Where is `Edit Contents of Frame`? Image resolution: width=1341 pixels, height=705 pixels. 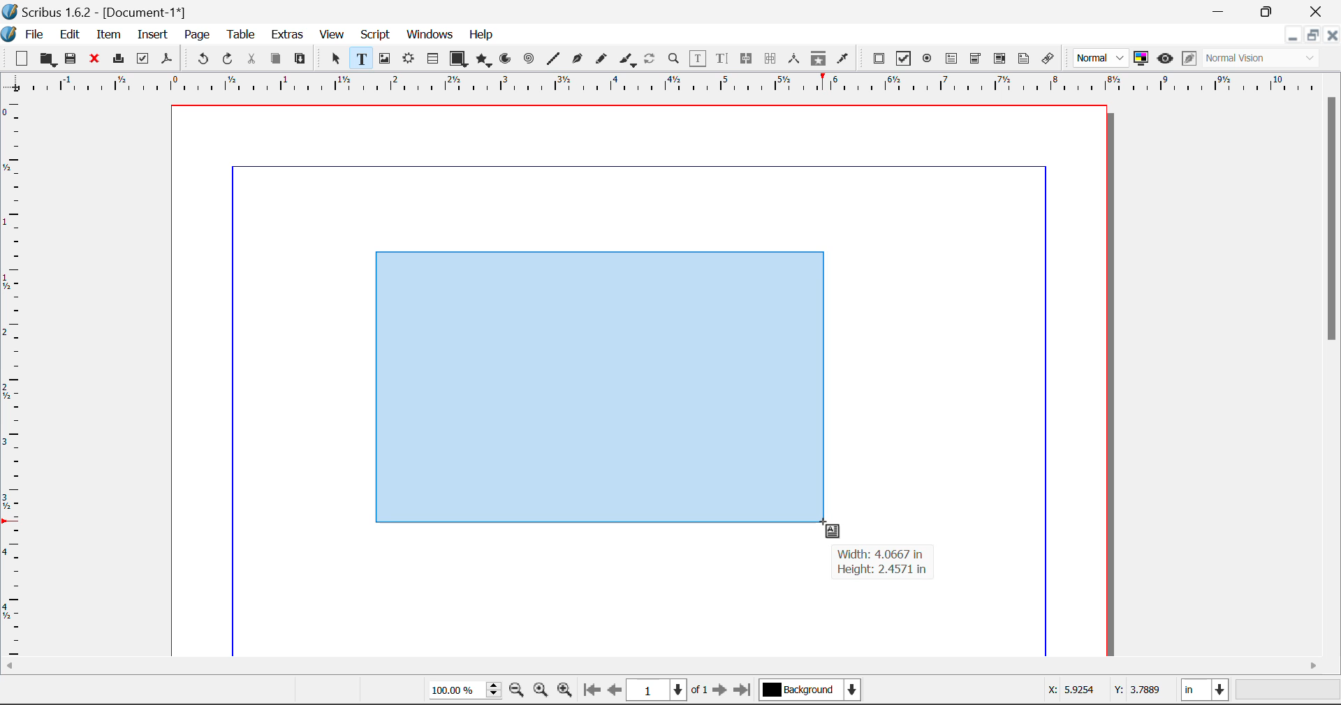 Edit Contents of Frame is located at coordinates (698, 58).